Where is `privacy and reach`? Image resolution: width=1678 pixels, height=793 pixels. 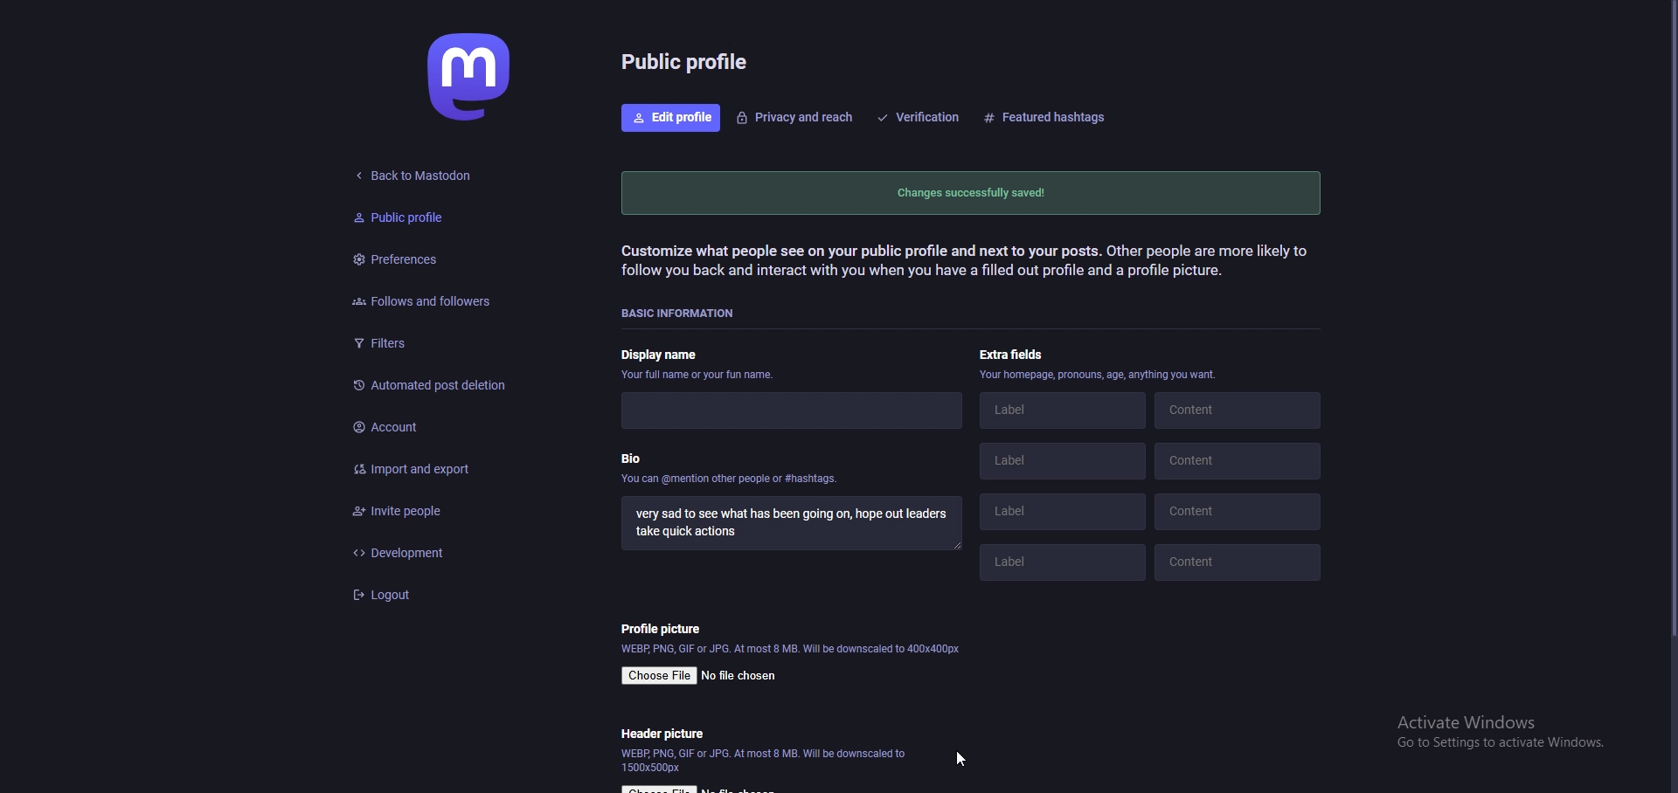
privacy and reach is located at coordinates (795, 116).